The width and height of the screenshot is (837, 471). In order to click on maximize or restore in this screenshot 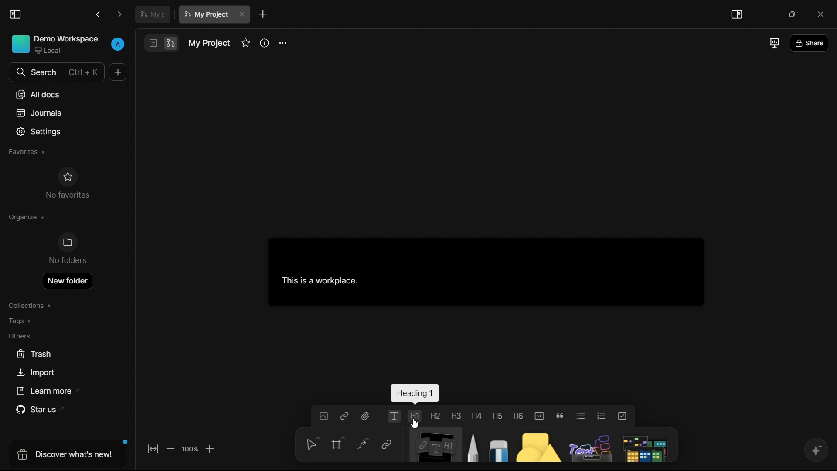, I will do `click(793, 14)`.